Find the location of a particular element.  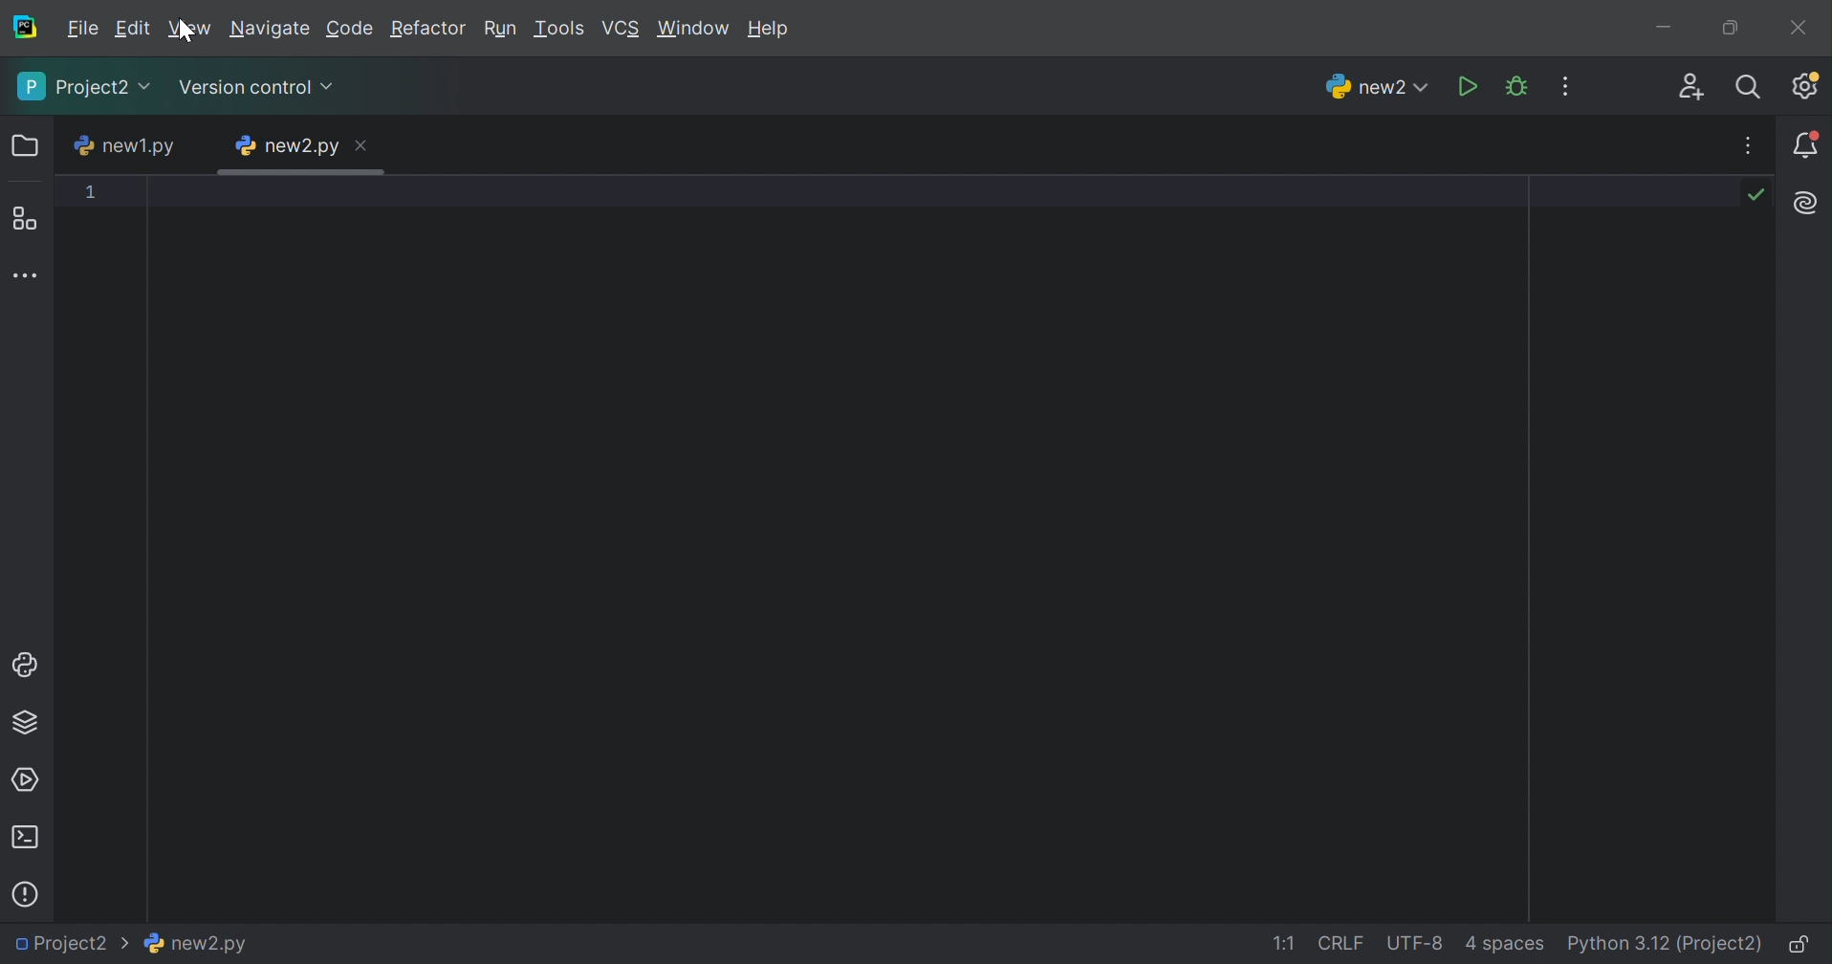

Code with me is located at coordinates (1692, 88).